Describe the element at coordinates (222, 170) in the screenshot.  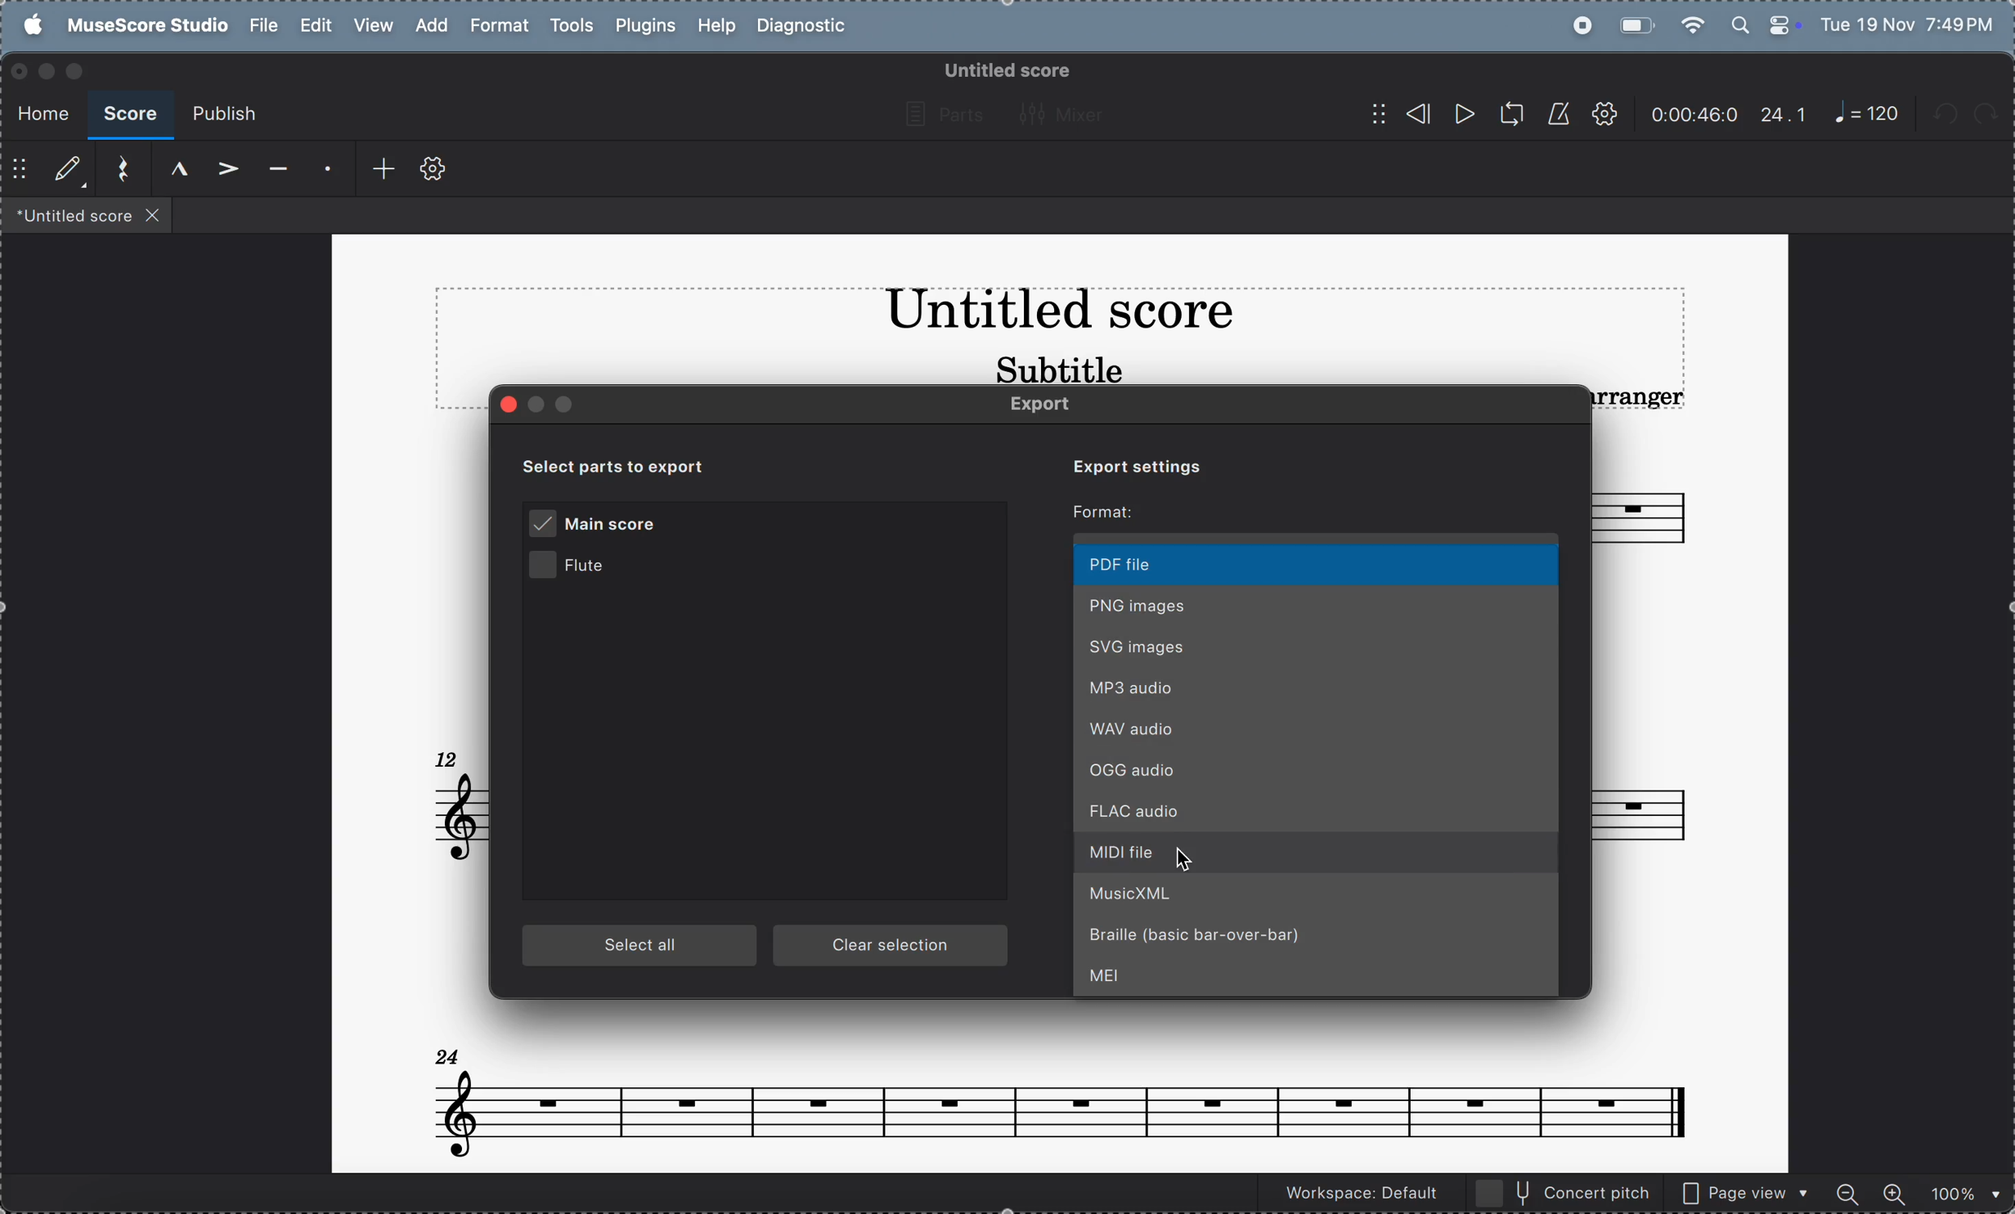
I see `accent` at that location.